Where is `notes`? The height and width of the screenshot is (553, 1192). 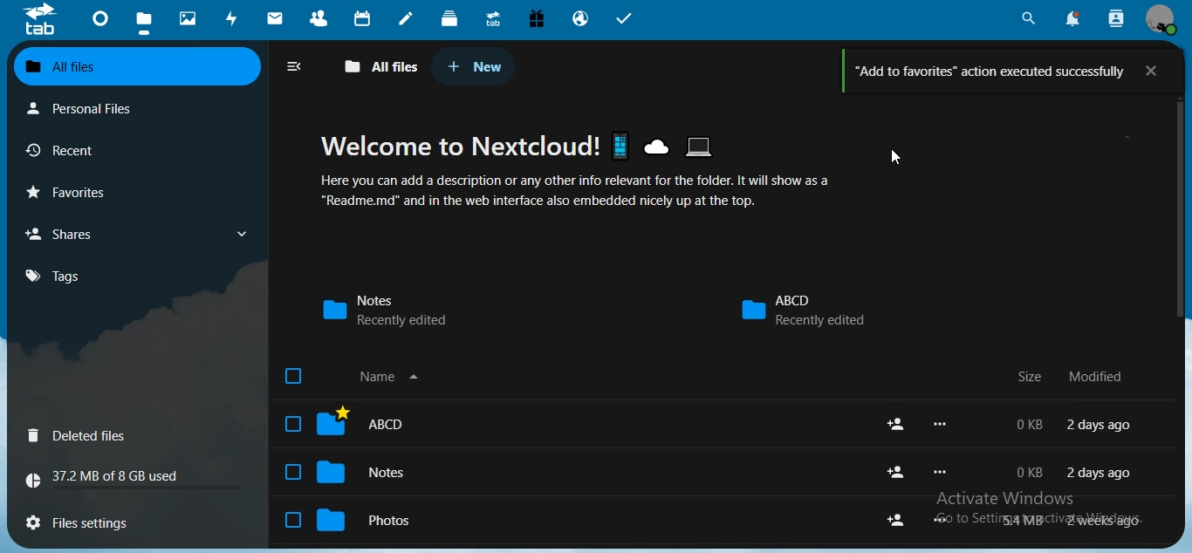
notes is located at coordinates (349, 472).